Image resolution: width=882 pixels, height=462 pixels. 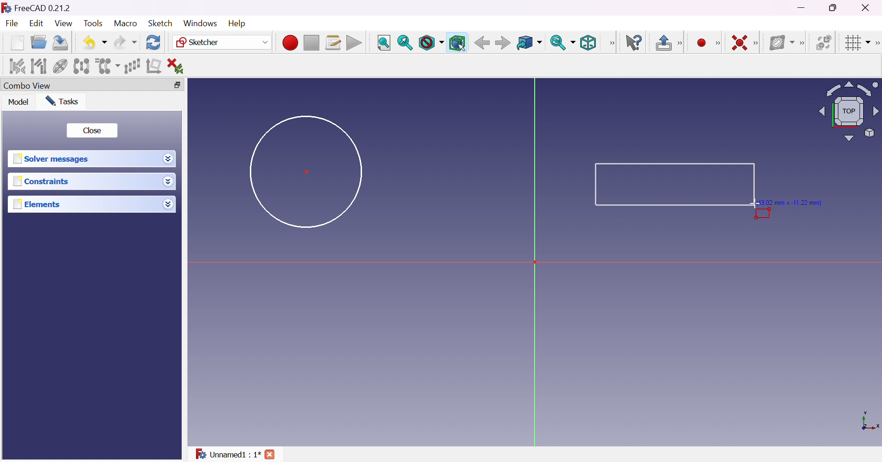 What do you see at coordinates (27, 86) in the screenshot?
I see `Combo view` at bounding box center [27, 86].